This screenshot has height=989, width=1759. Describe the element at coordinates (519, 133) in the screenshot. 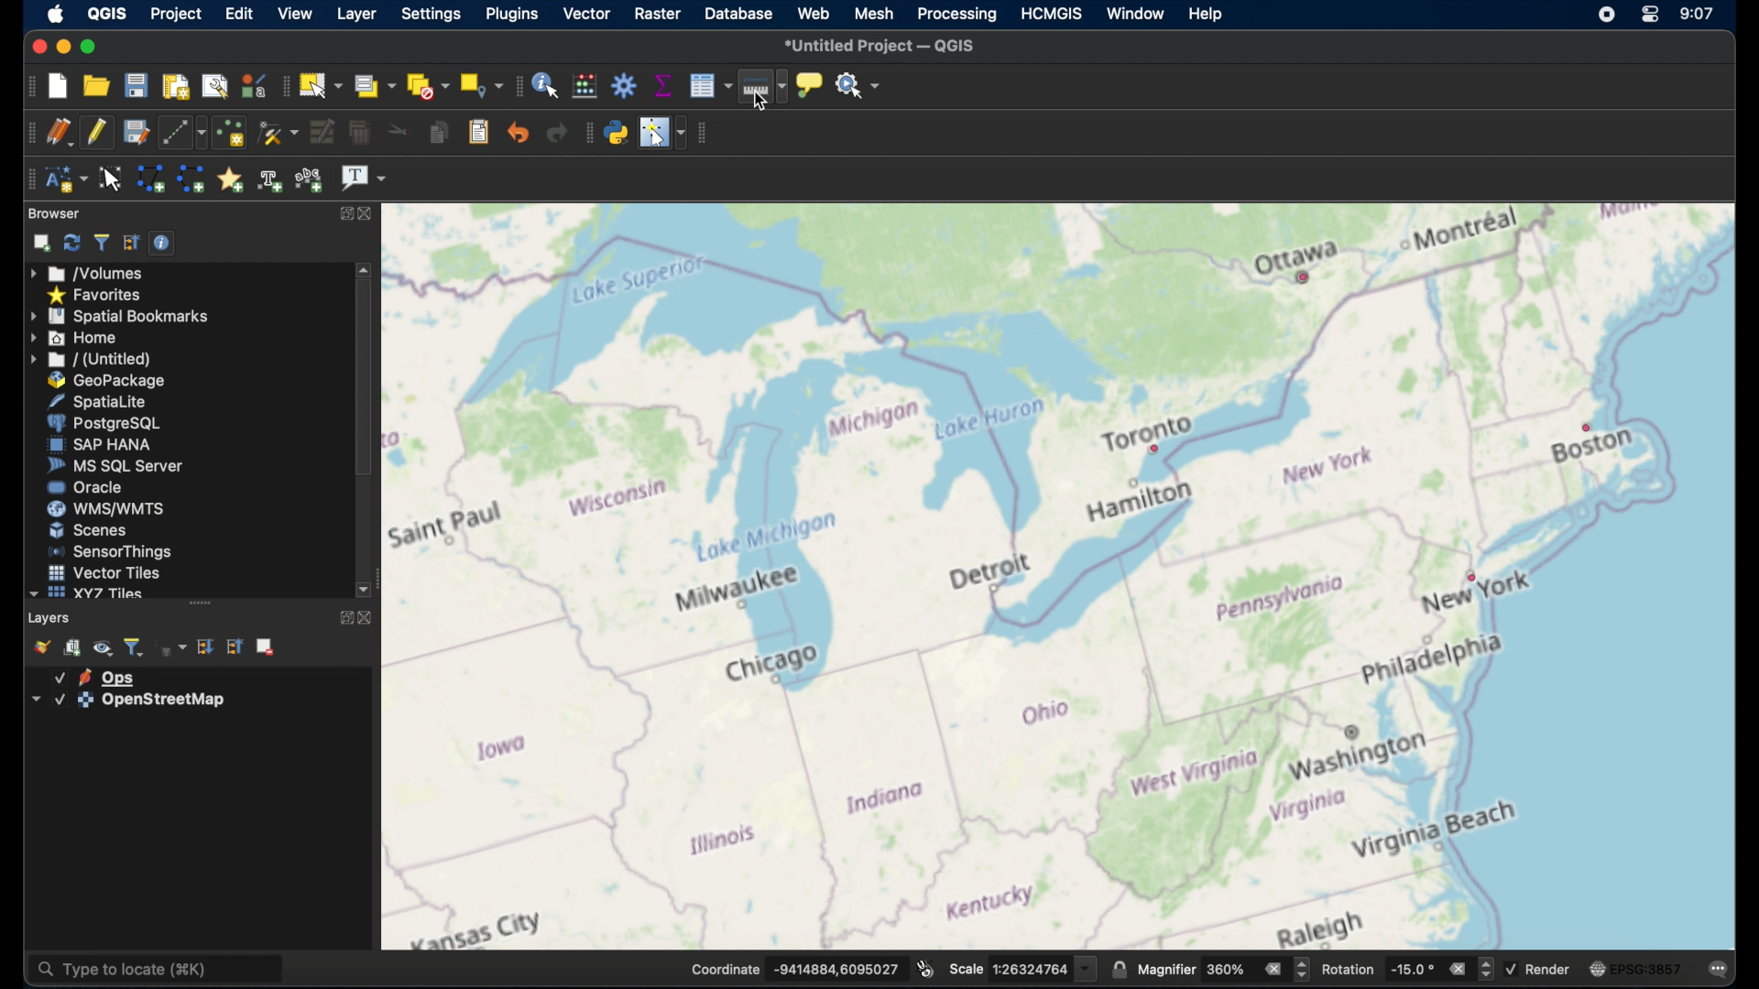

I see `undo` at that location.